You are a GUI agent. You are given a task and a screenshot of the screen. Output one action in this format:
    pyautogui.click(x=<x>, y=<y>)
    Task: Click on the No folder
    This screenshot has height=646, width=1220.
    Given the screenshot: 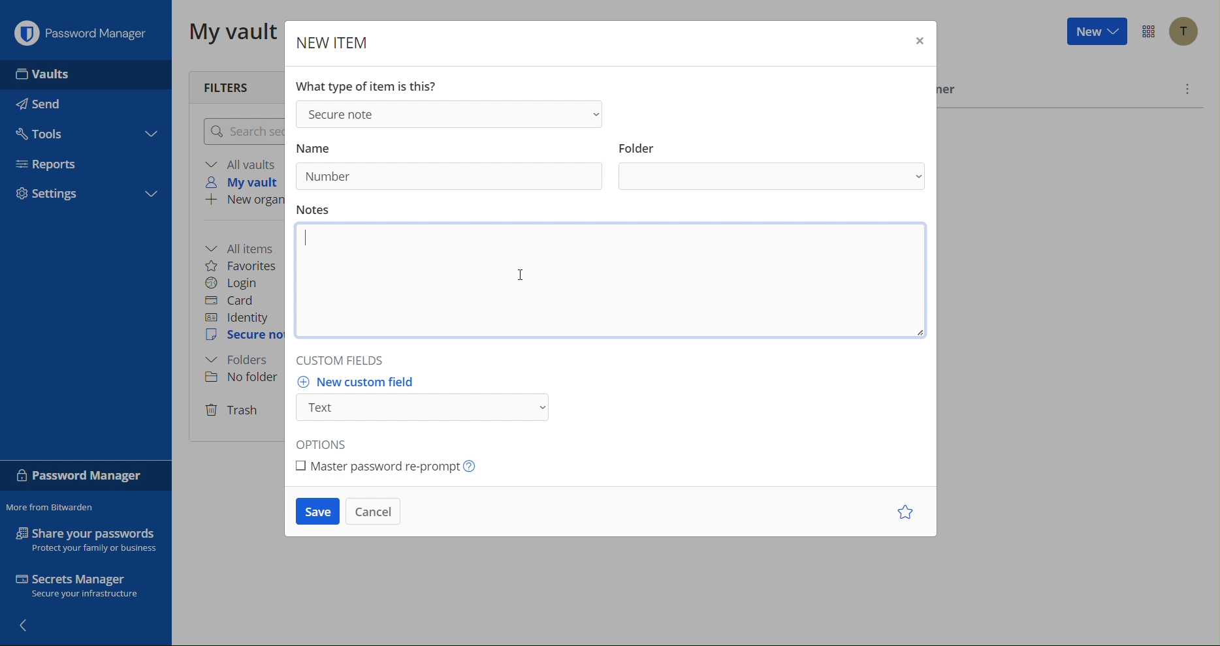 What is the action you would take?
    pyautogui.click(x=240, y=378)
    